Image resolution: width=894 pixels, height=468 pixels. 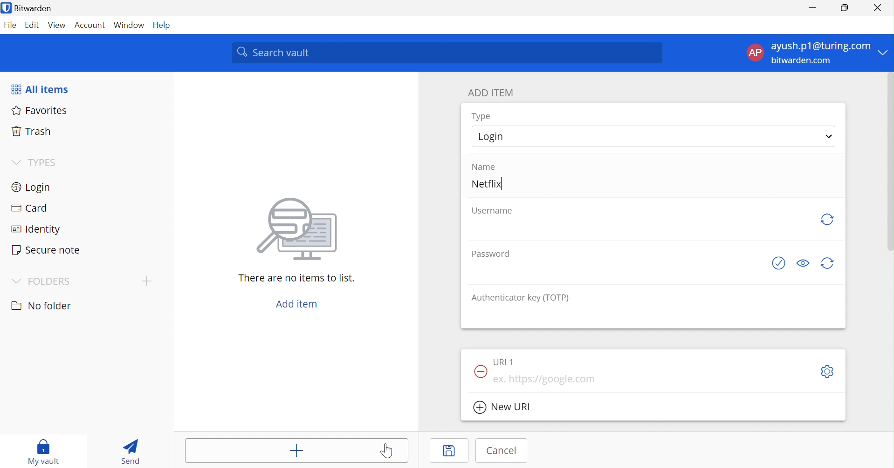 I want to click on Generate password, so click(x=826, y=263).